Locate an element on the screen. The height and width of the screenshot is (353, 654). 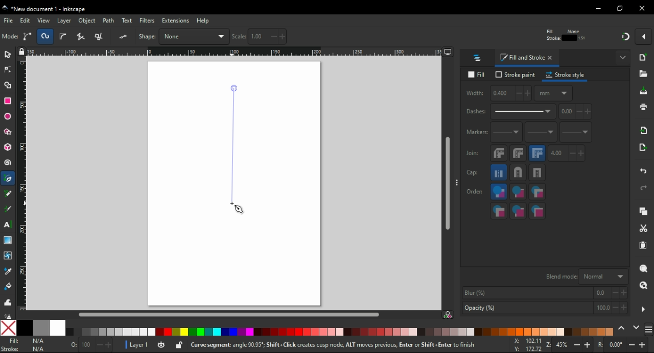
color tone pallete is located at coordinates (306, 331).